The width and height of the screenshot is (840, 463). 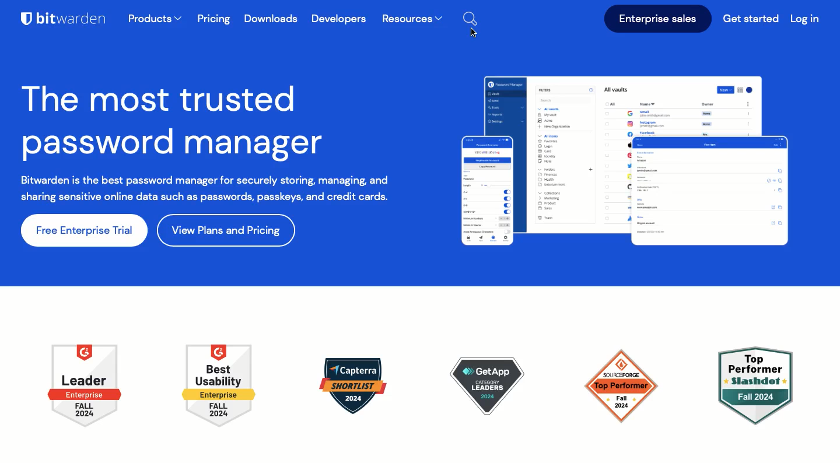 I want to click on tabs displayed, so click(x=629, y=159).